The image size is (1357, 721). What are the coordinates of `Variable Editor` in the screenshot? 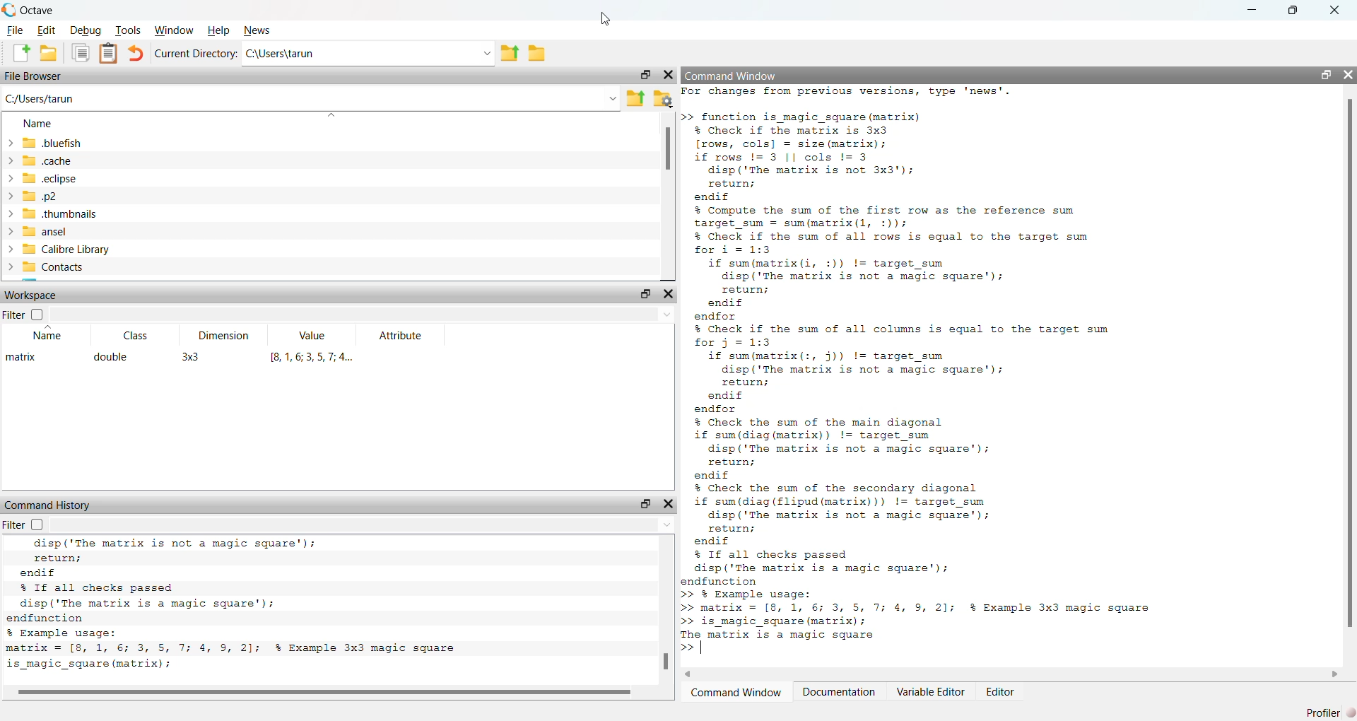 It's located at (932, 691).